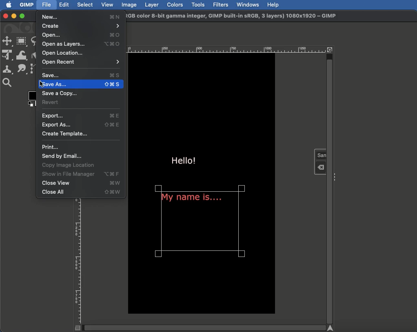  I want to click on Export as, so click(80, 124).